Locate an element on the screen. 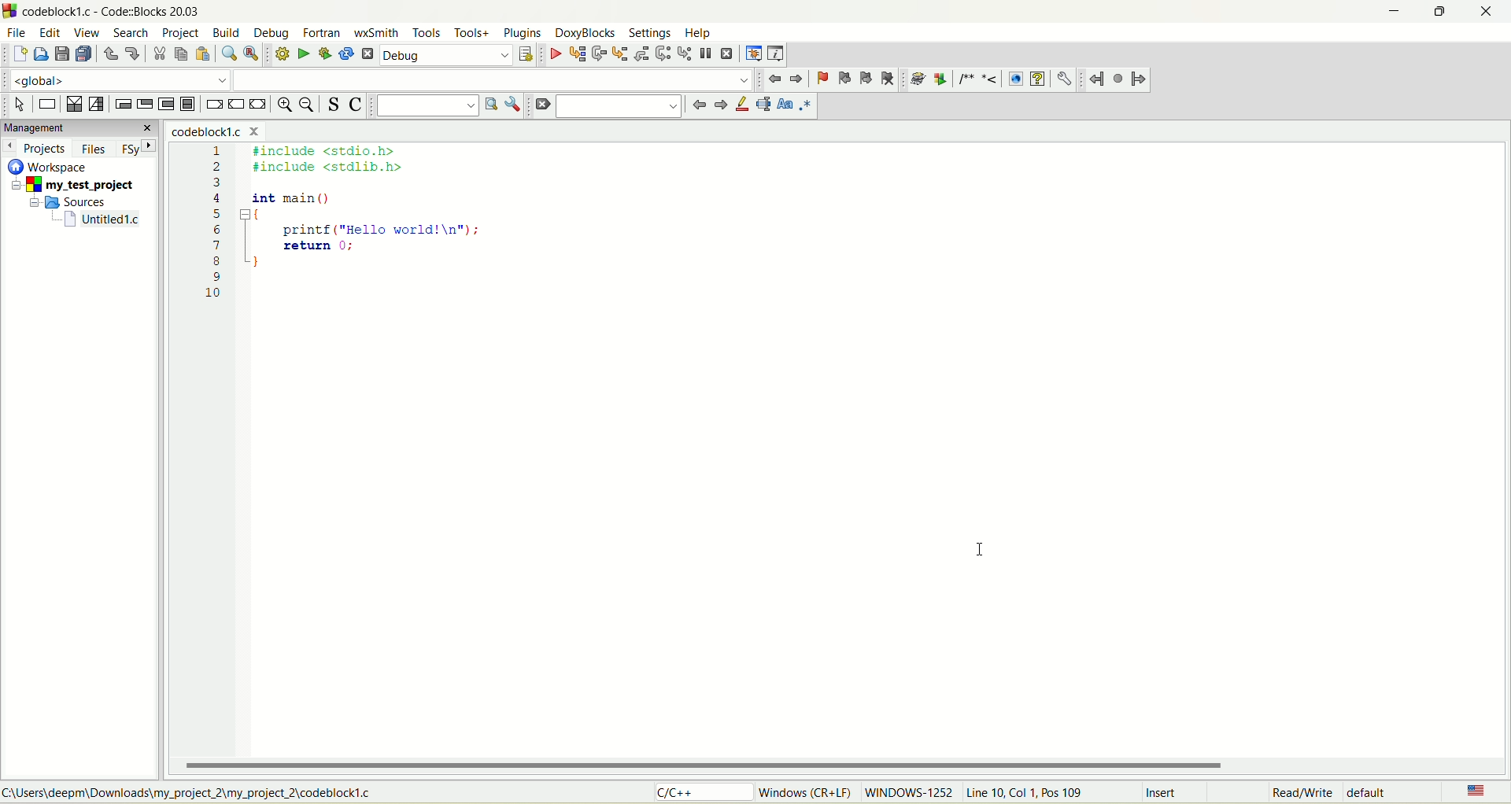 Image resolution: width=1511 pixels, height=804 pixels. HTML is located at coordinates (1014, 79).